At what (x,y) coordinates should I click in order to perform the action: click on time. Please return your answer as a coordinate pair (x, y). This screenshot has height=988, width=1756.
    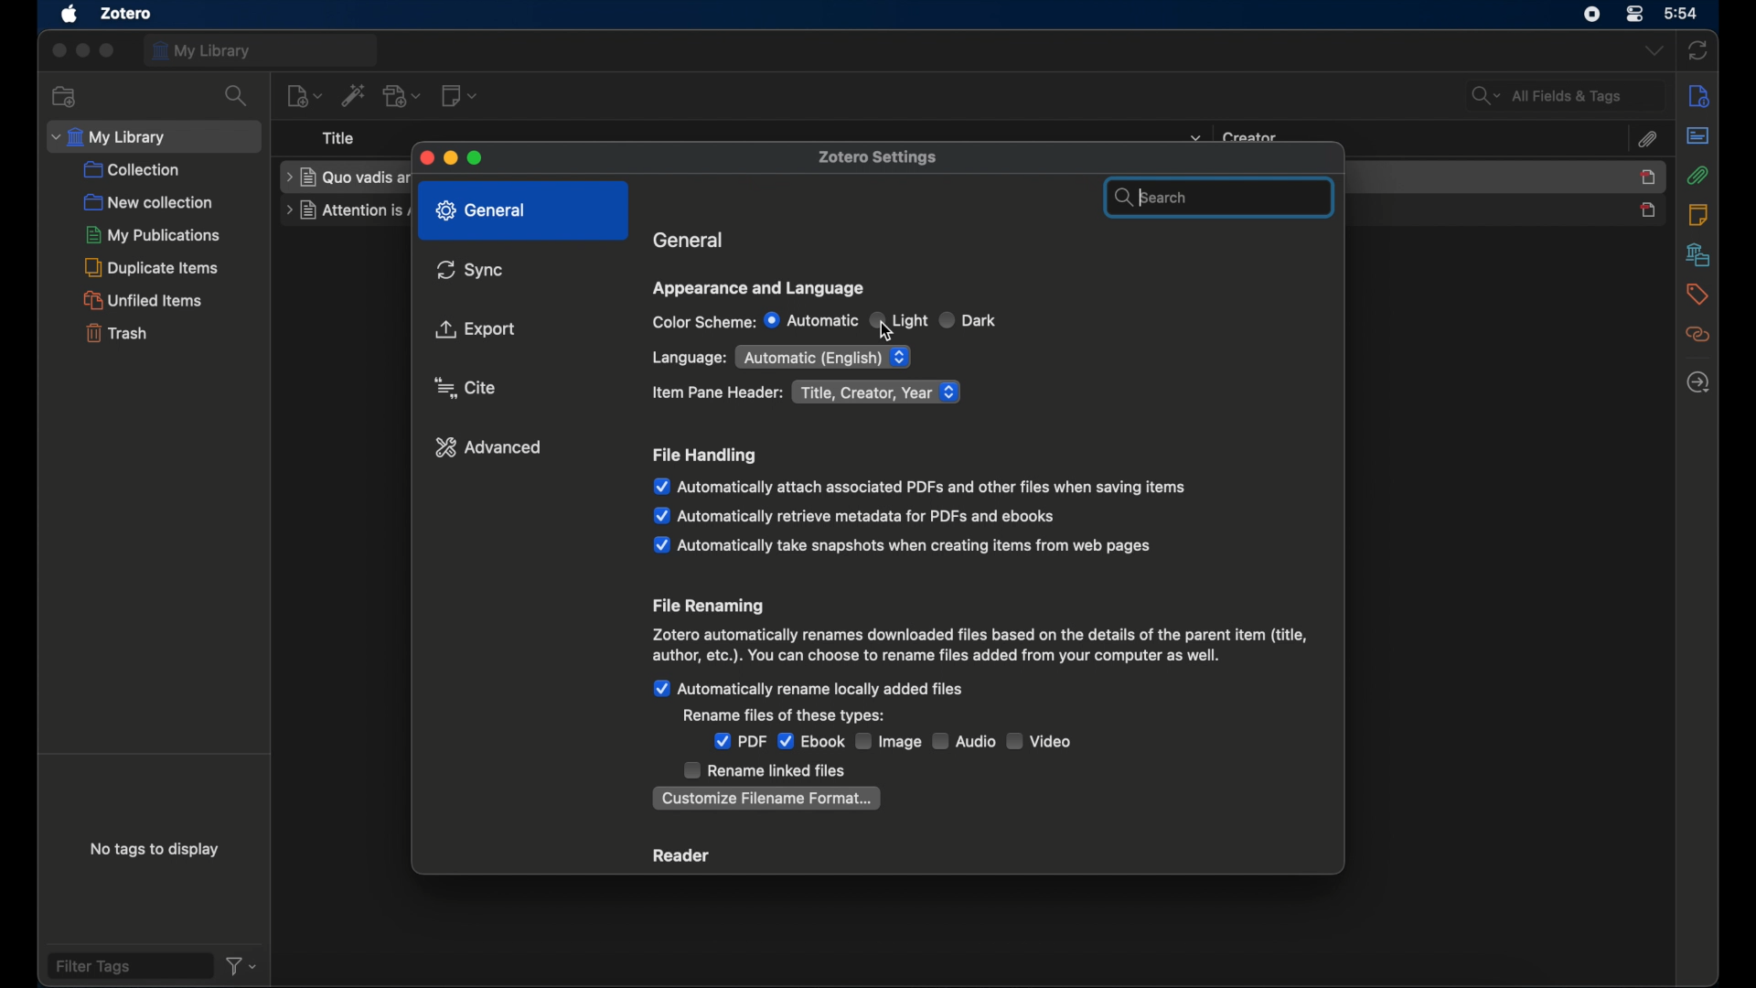
    Looking at the image, I should click on (1680, 14).